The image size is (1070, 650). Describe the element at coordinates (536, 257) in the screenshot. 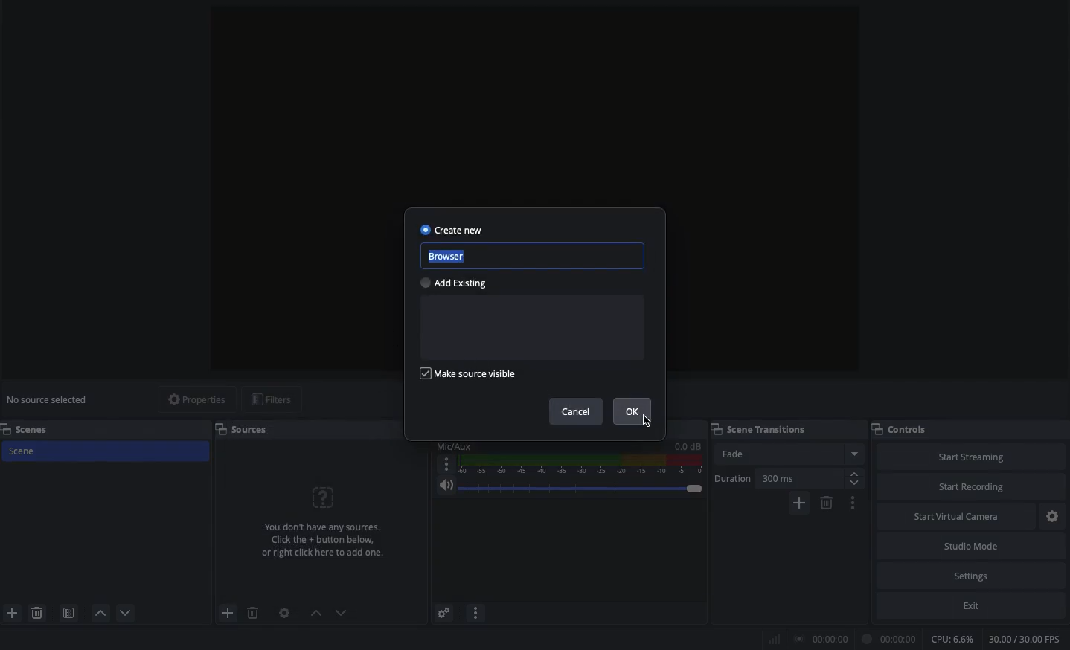

I see `Browser` at that location.